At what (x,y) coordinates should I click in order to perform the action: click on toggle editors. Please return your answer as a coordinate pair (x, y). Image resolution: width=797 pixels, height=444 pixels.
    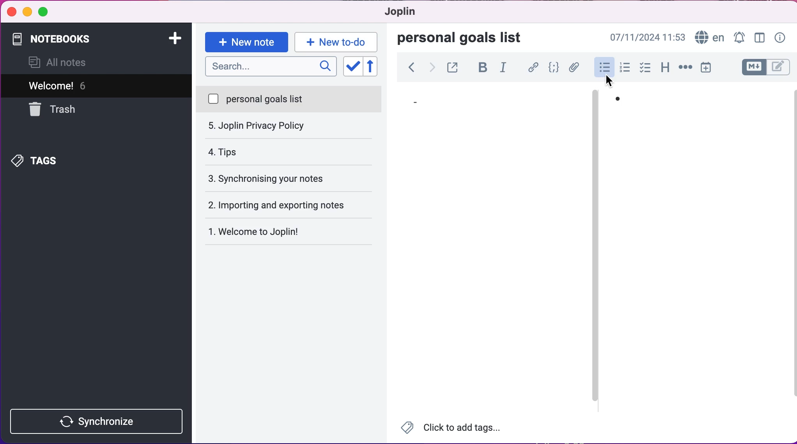
    Looking at the image, I should click on (759, 67).